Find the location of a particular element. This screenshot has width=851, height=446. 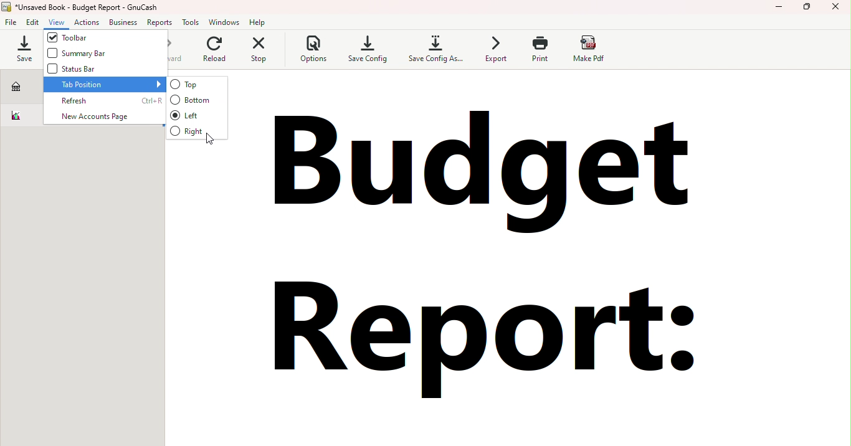

Export is located at coordinates (493, 50).